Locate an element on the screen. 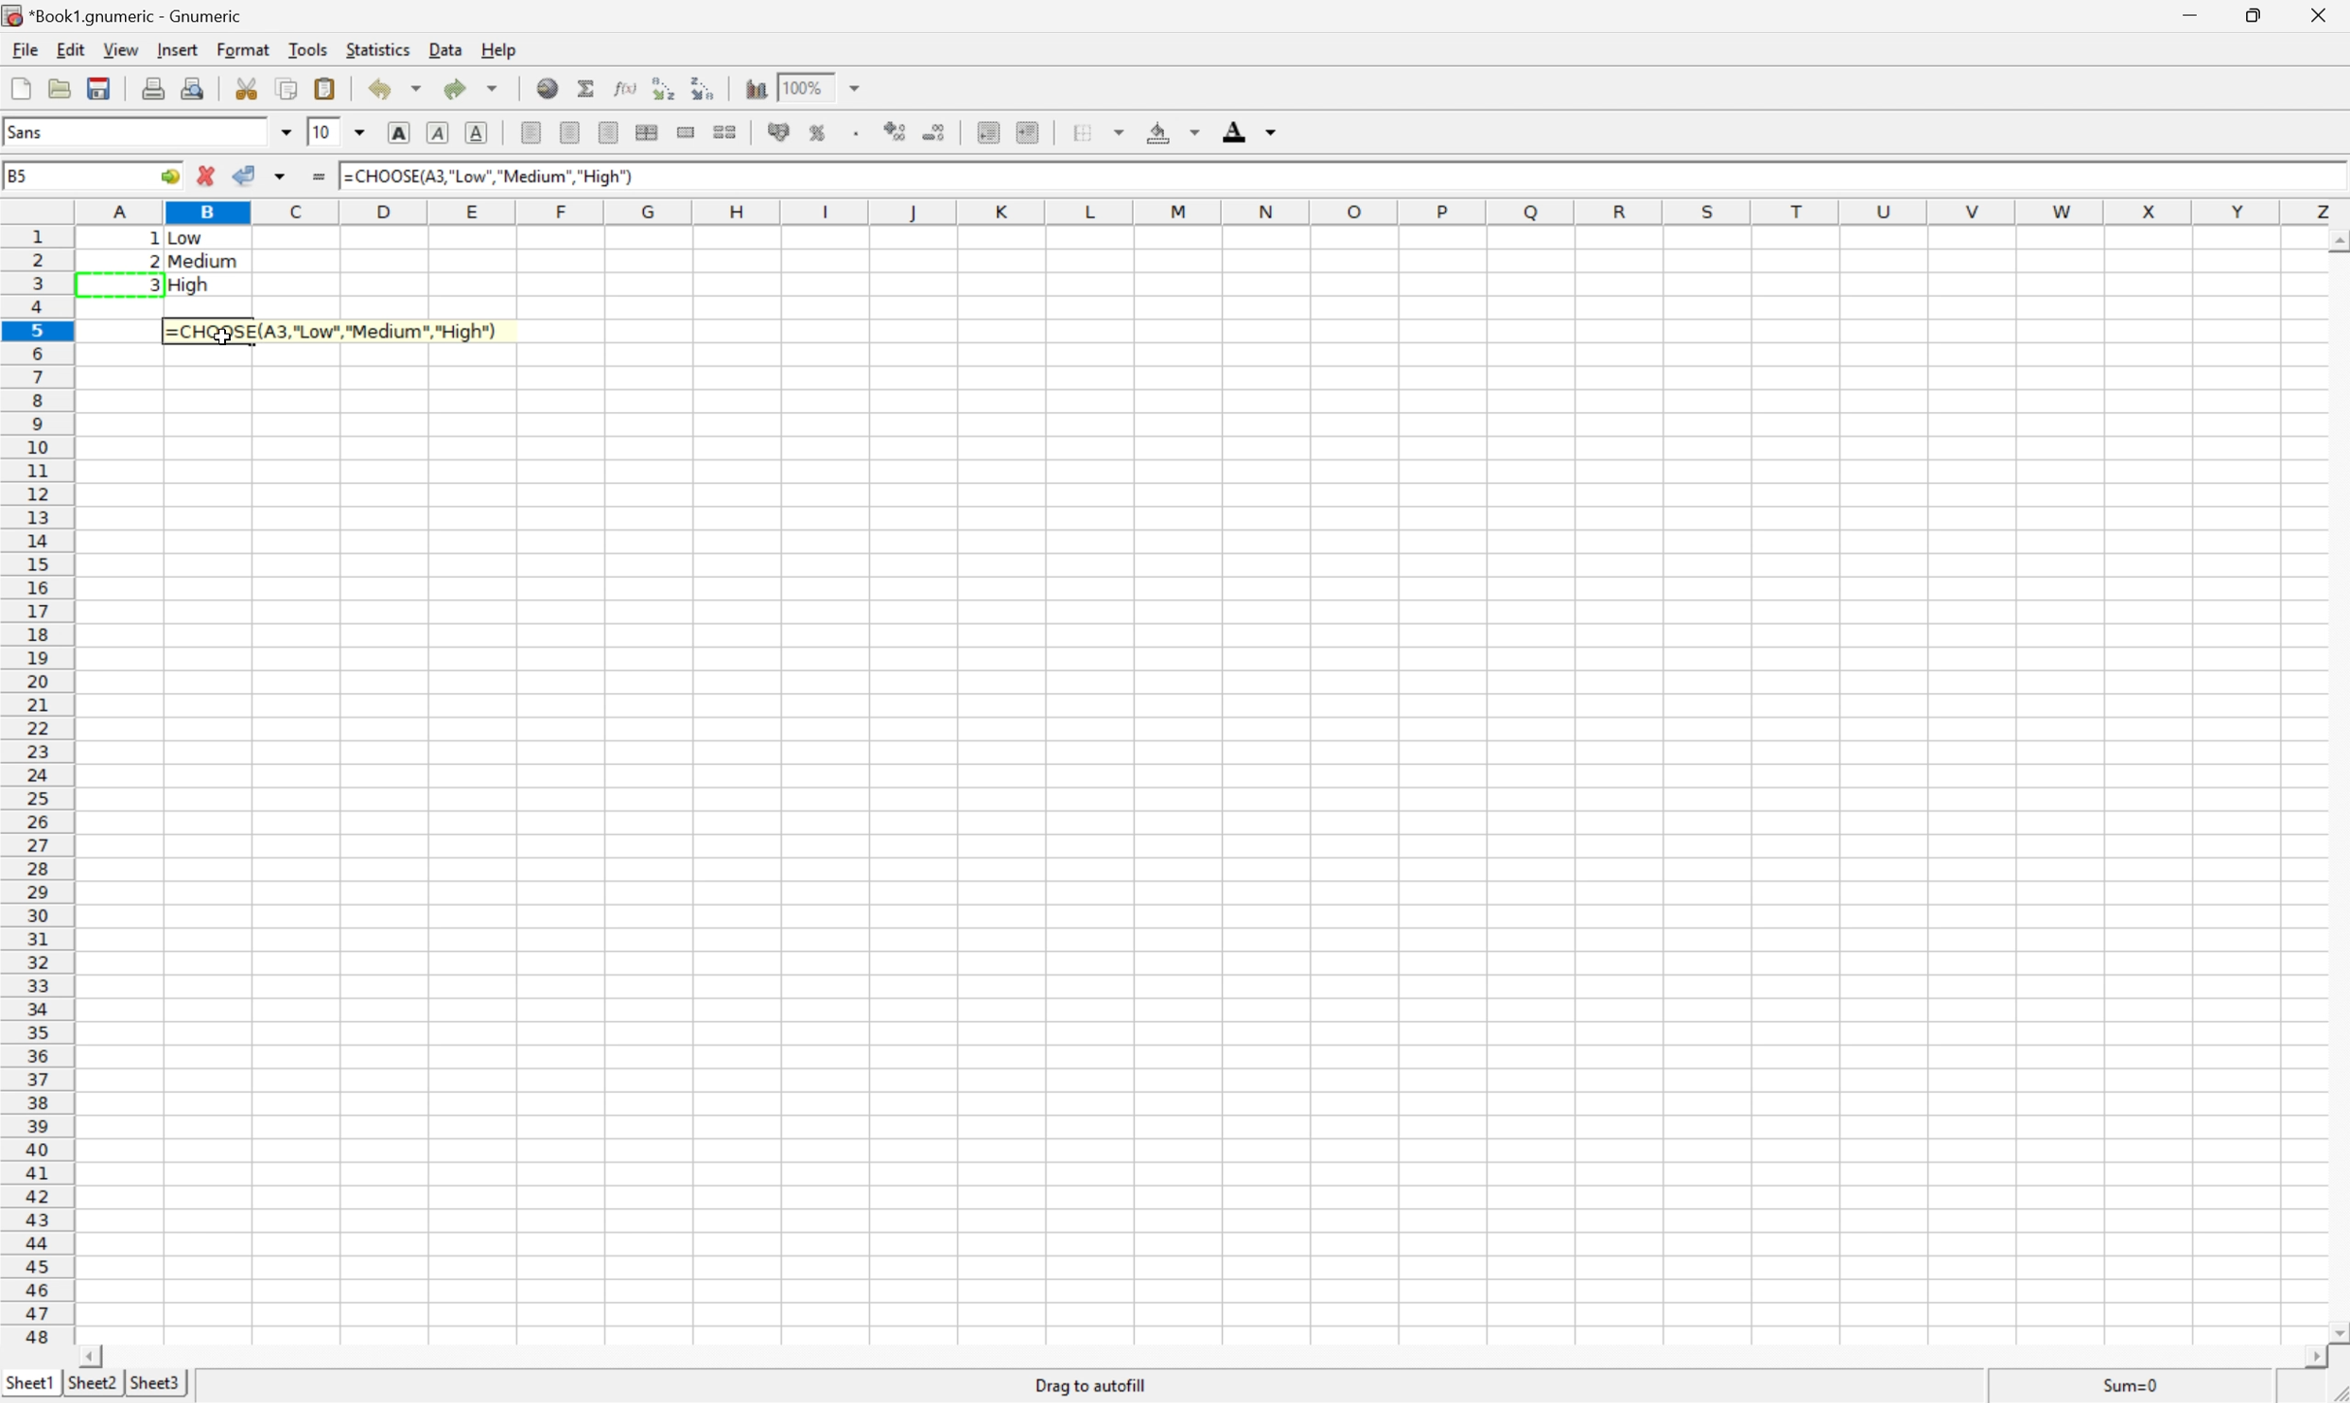  Close is located at coordinates (2324, 16).